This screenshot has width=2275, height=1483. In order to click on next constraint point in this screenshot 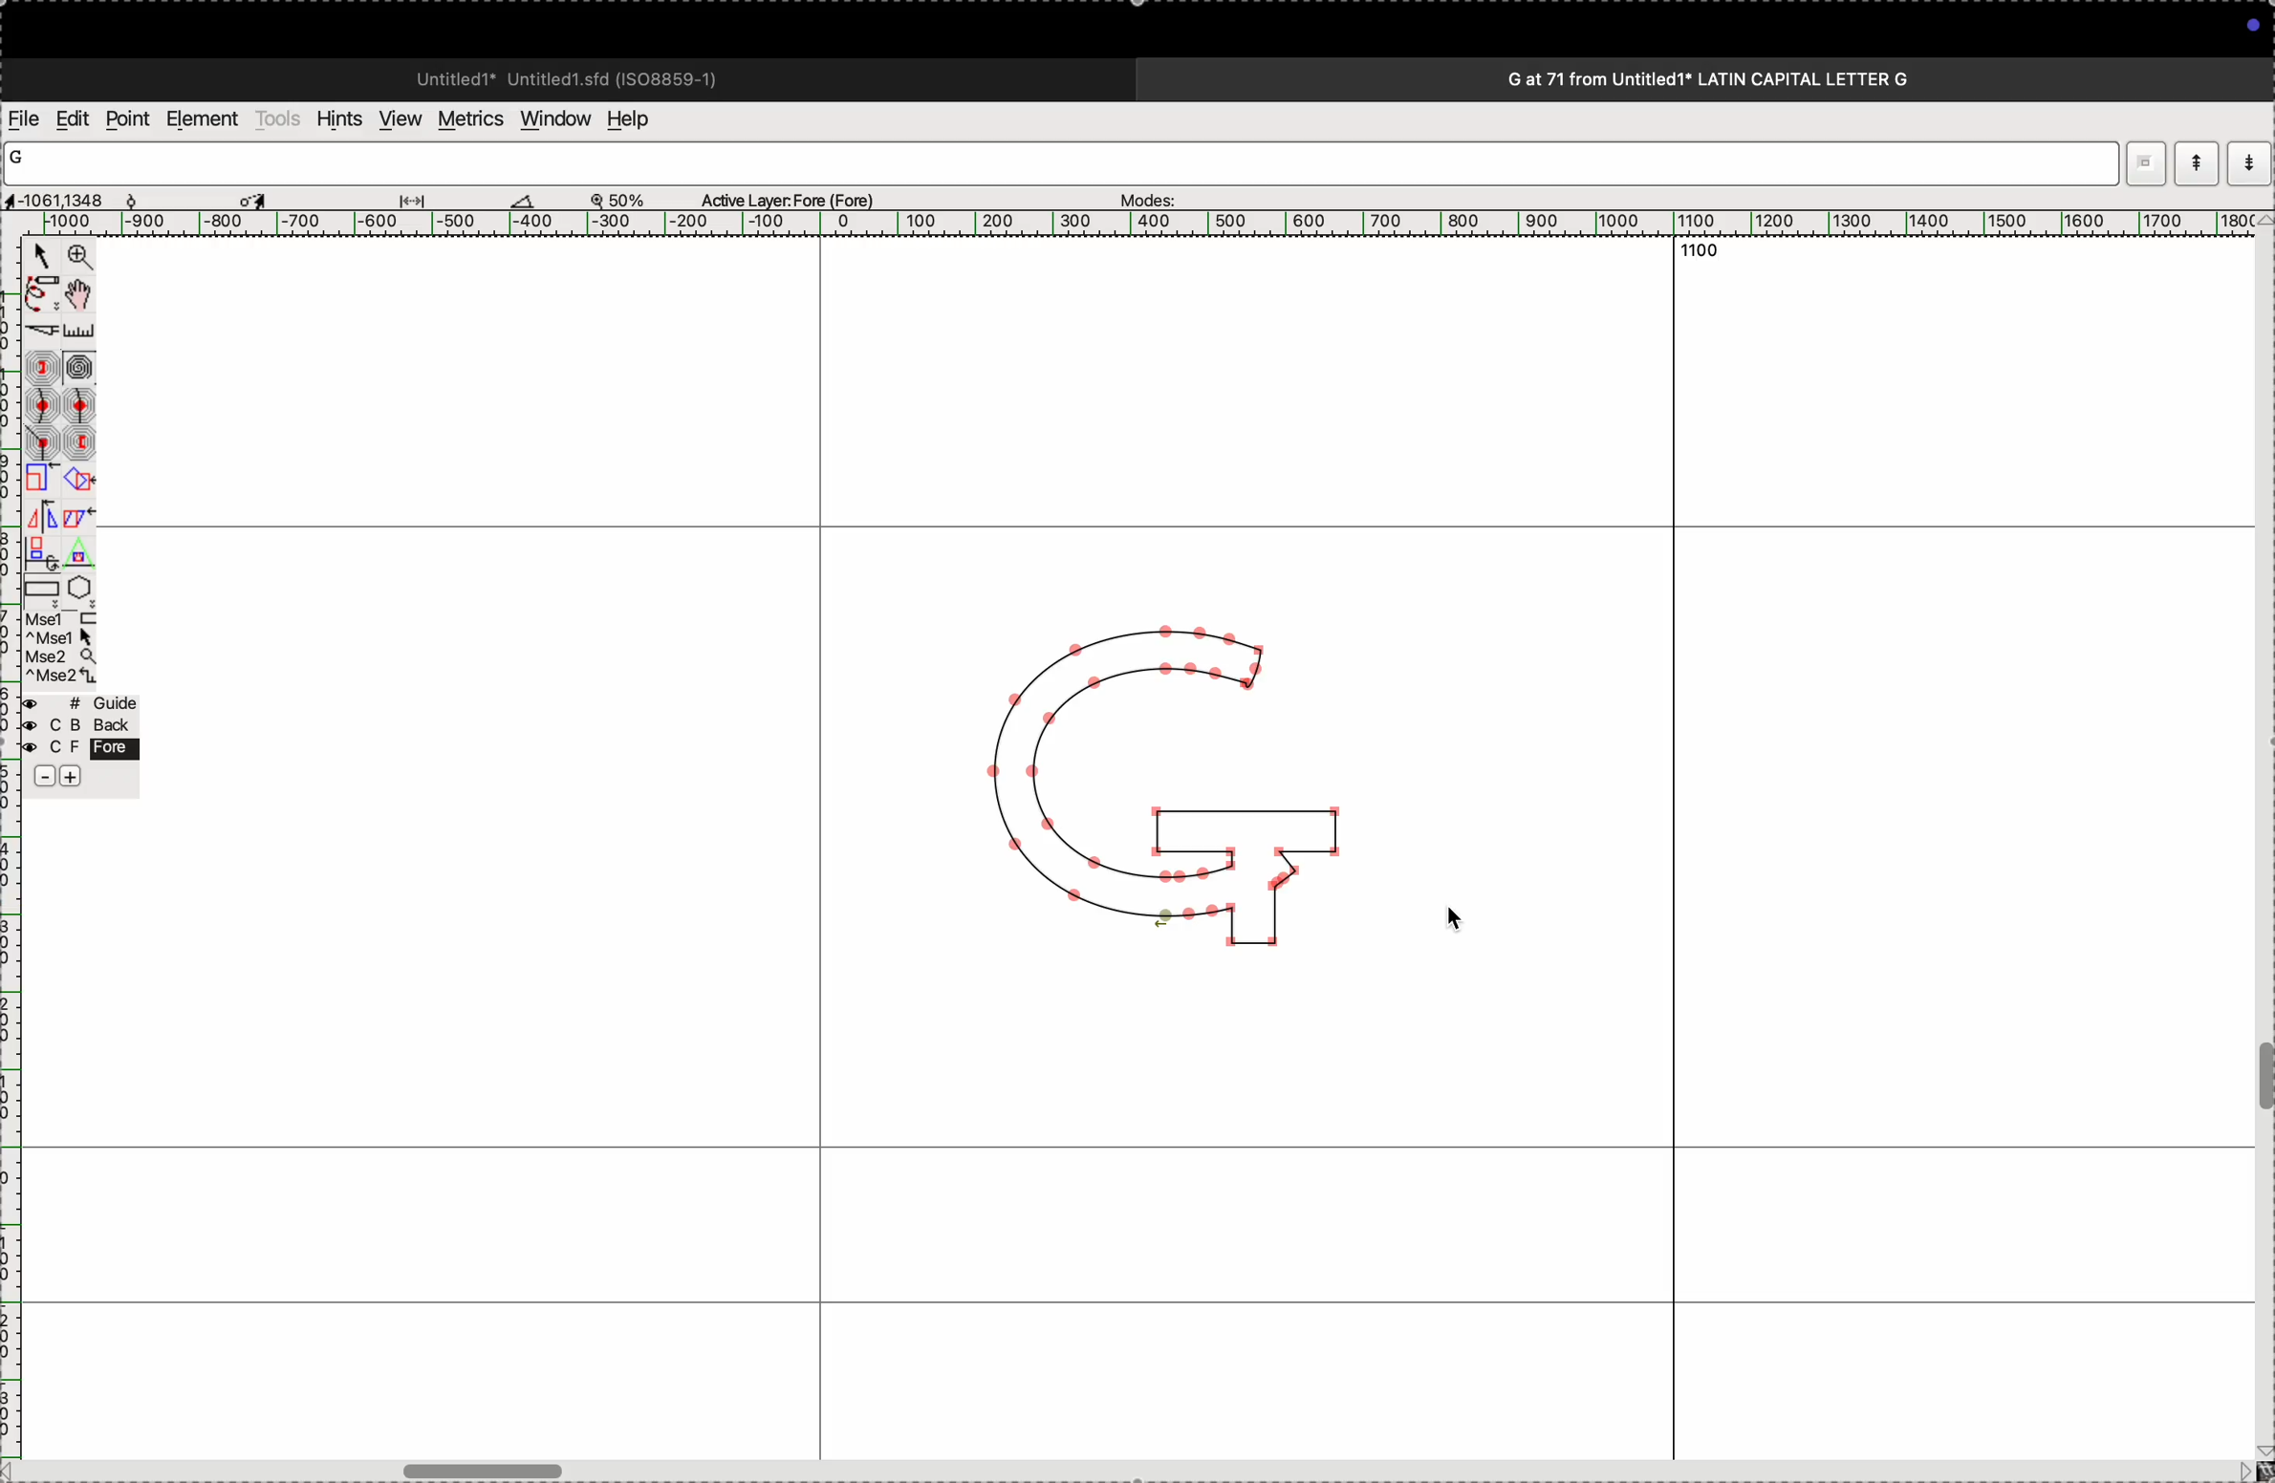, I will do `click(42, 368)`.